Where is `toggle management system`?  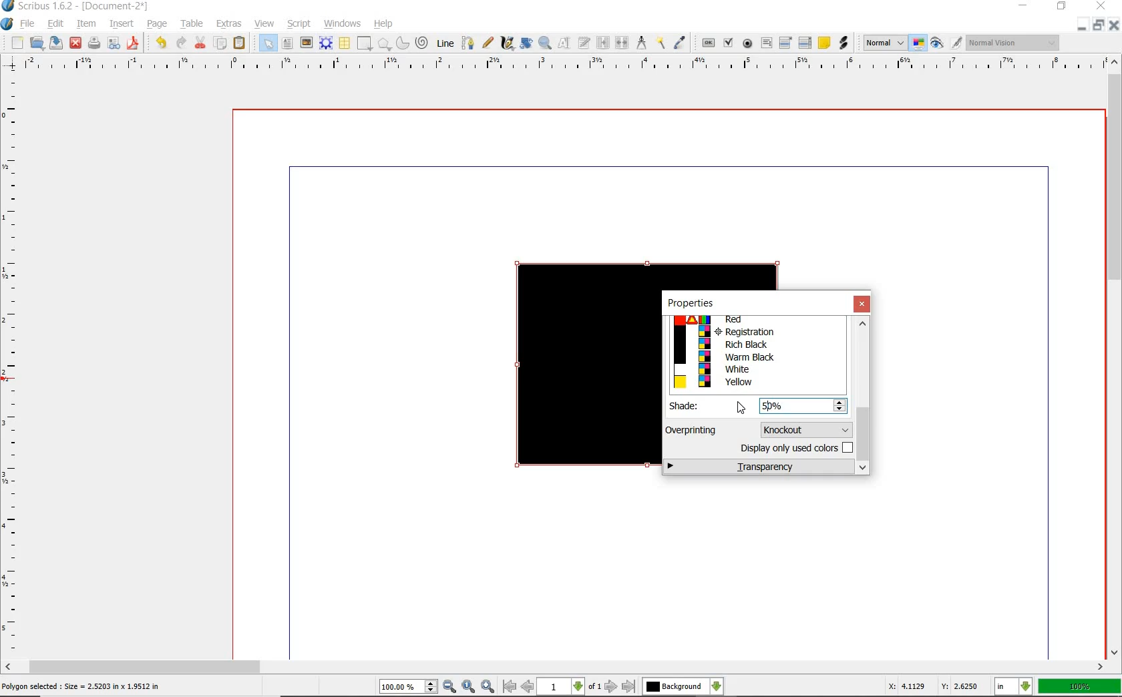 toggle management system is located at coordinates (918, 44).